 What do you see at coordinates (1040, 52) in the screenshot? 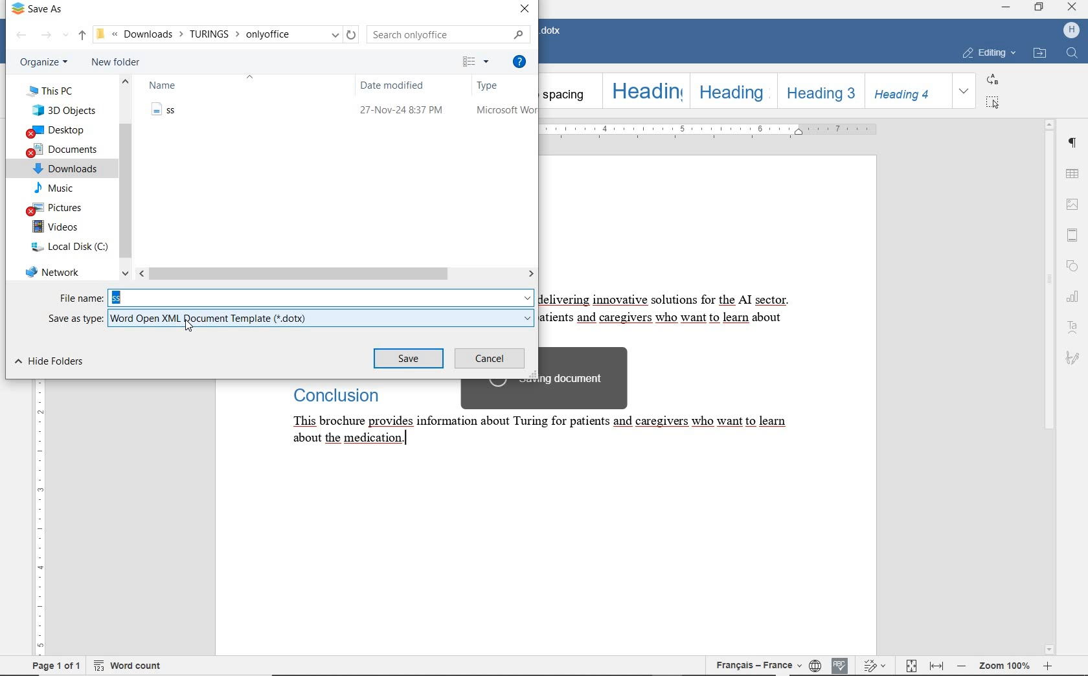
I see `OPEN FILE LOCATION` at bounding box center [1040, 52].